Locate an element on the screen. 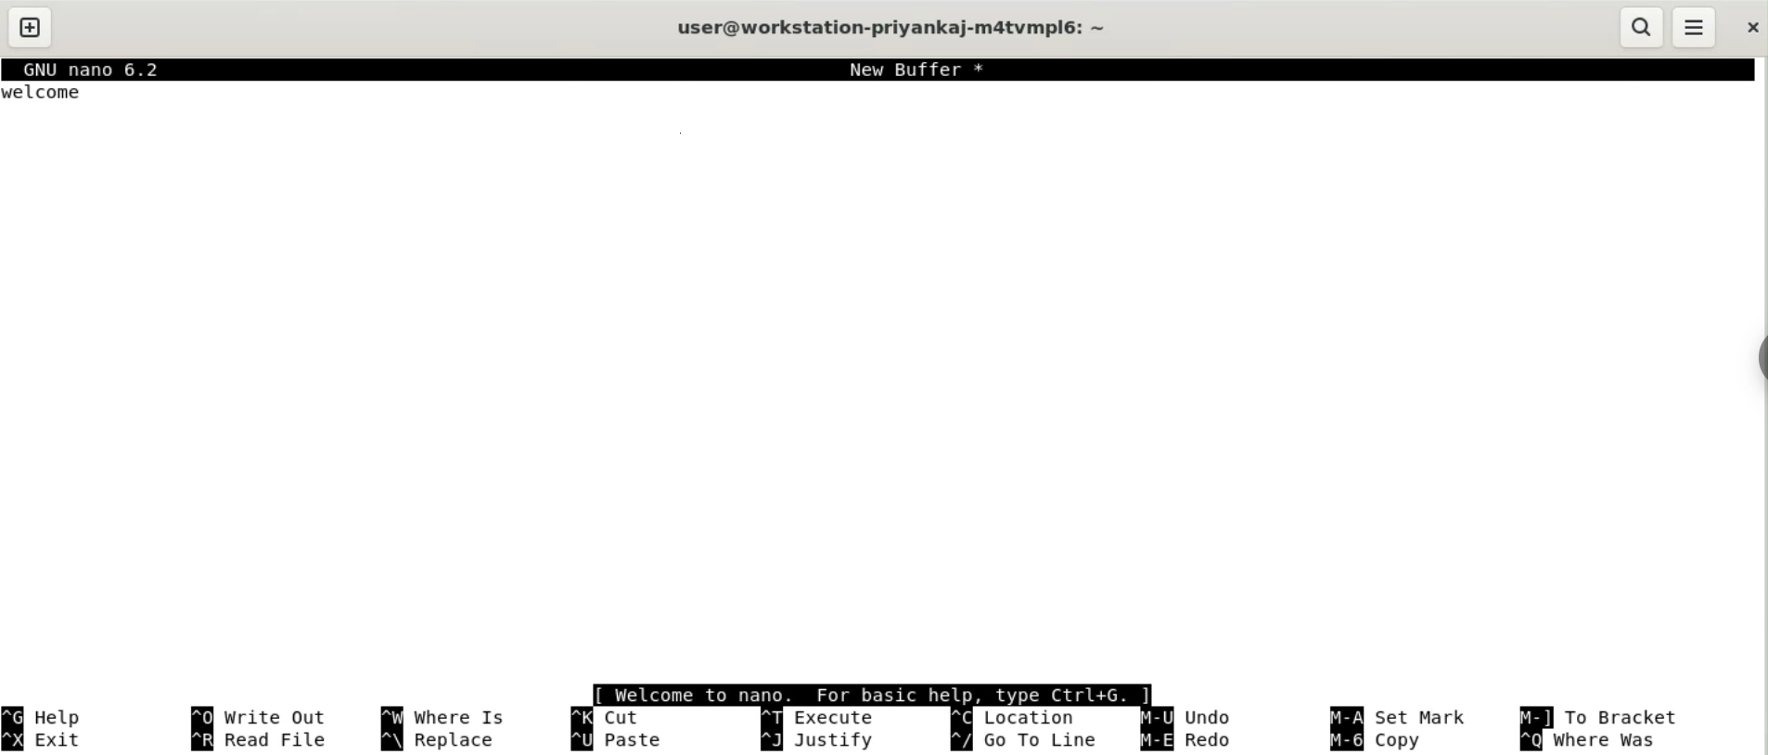 The image size is (1768, 755). paste is located at coordinates (625, 741).